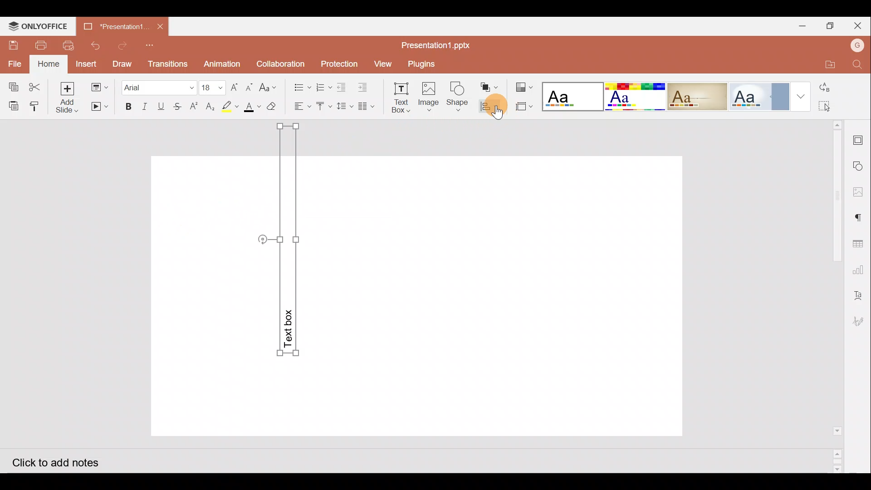  Describe the element at coordinates (324, 85) in the screenshot. I see `Numbering` at that location.